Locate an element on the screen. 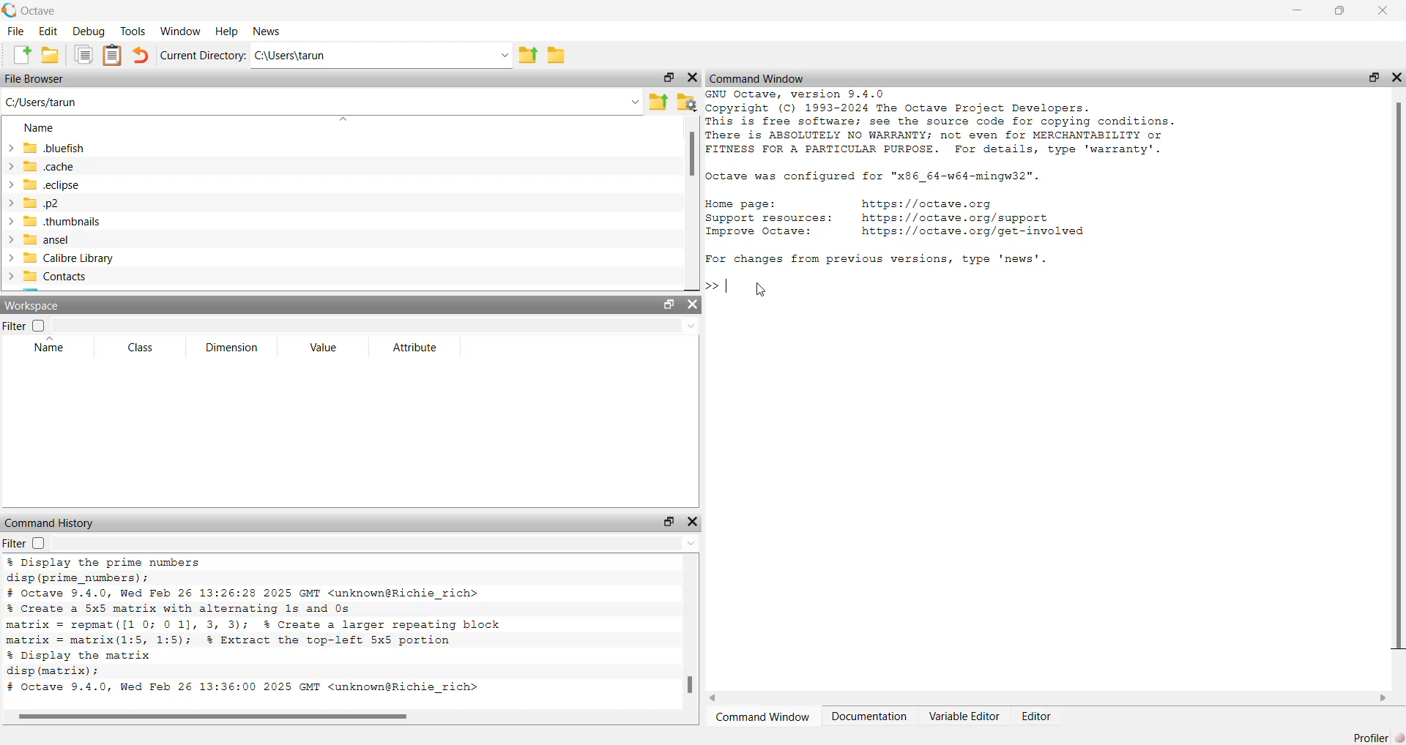 This screenshot has height=745, width=1406. prompt cursor is located at coordinates (711, 284).